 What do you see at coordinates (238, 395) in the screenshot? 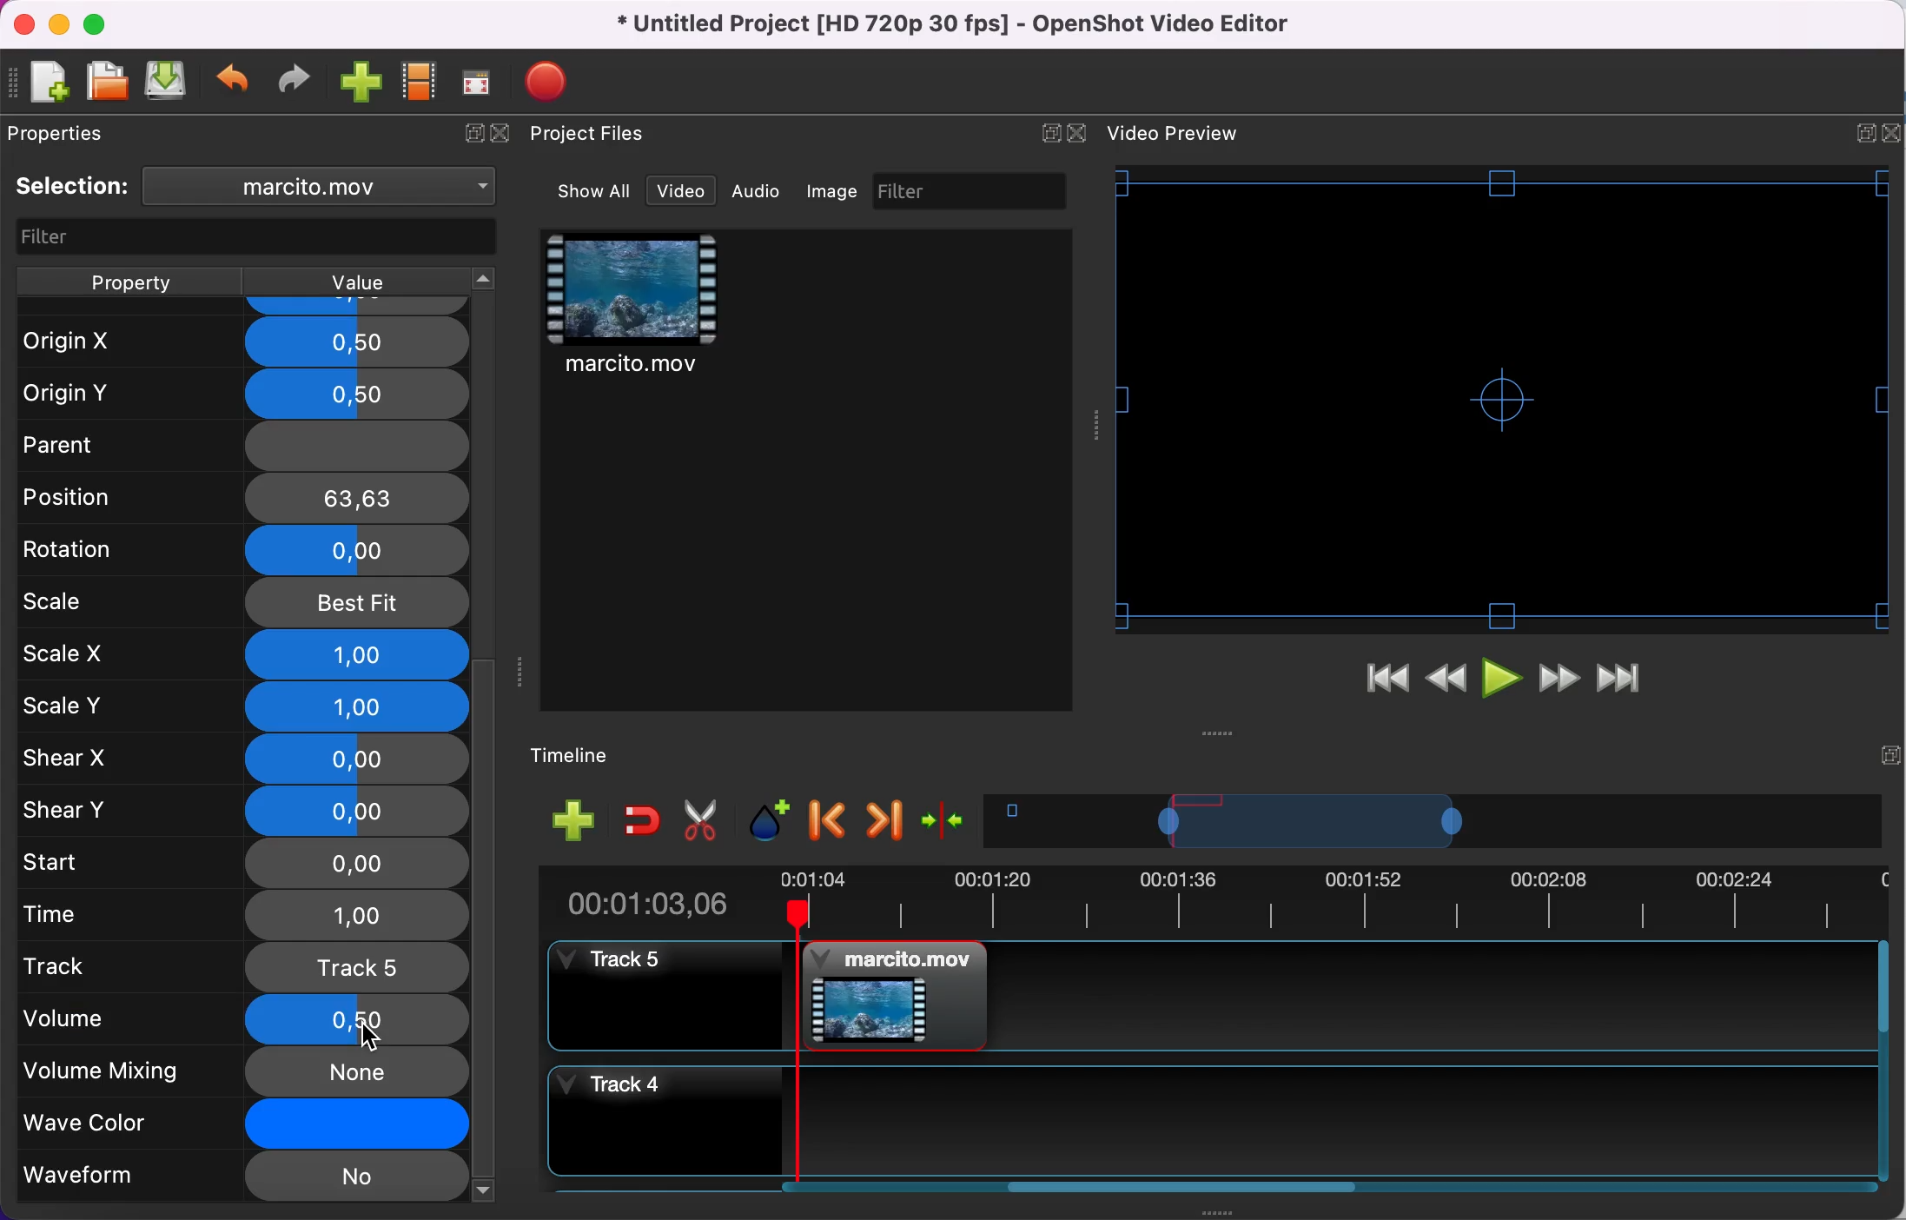
I see `Origin Y` at bounding box center [238, 395].